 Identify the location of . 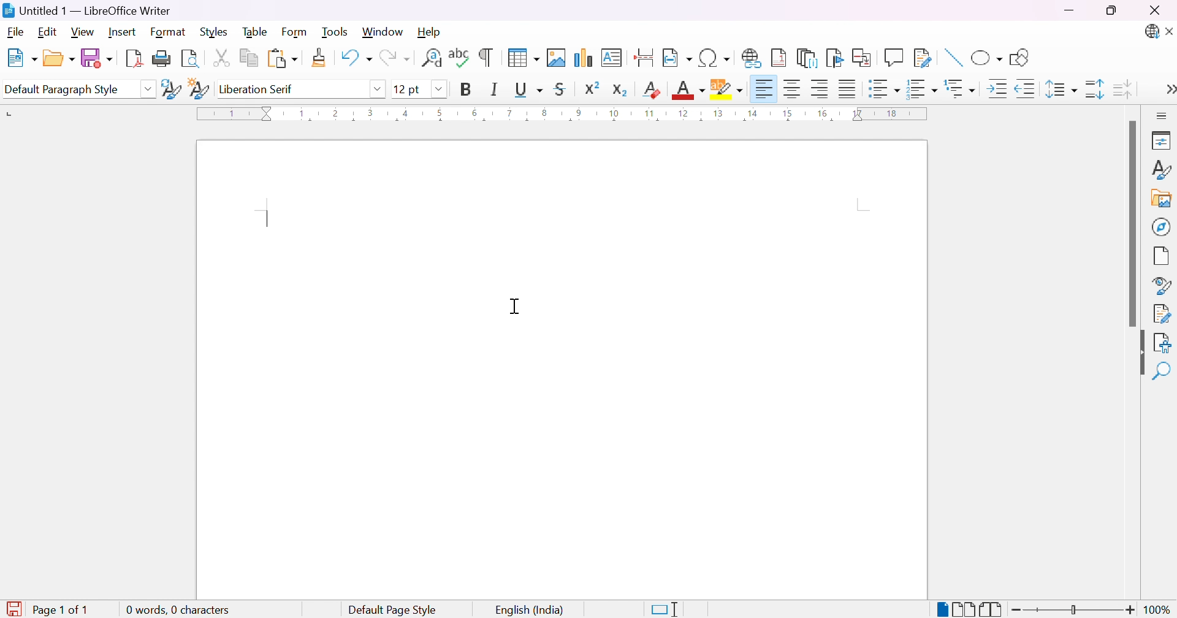
(433, 59).